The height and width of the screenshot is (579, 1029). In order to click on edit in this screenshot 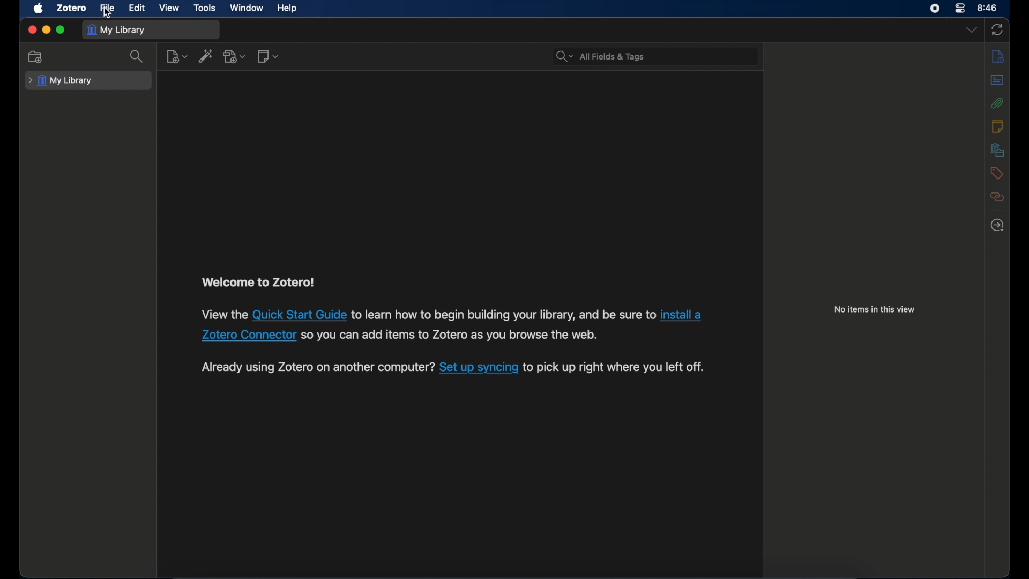, I will do `click(138, 9)`.